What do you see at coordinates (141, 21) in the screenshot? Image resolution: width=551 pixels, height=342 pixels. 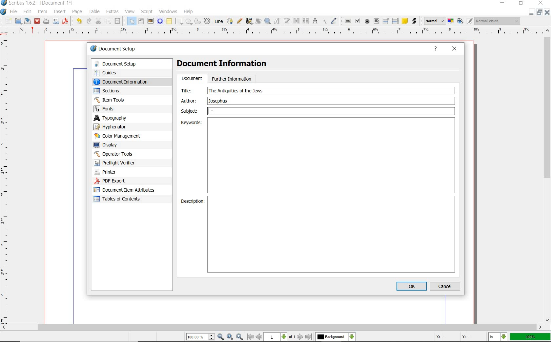 I see `text frame` at bounding box center [141, 21].